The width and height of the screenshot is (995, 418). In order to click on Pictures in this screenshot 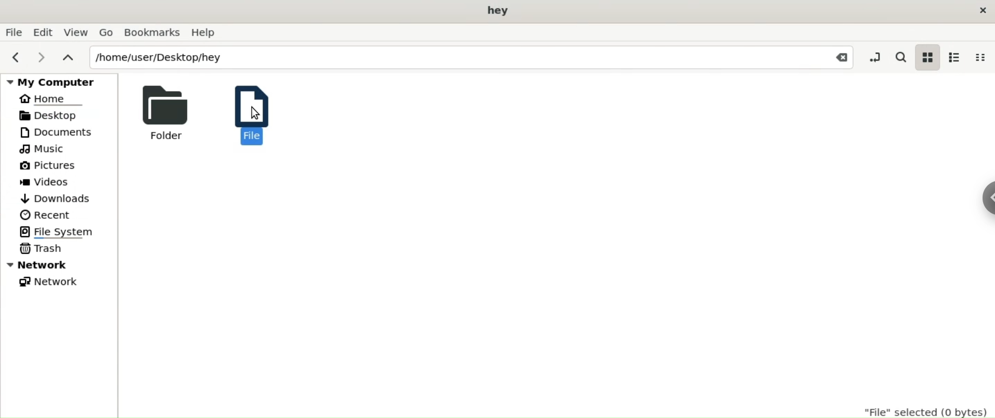, I will do `click(49, 163)`.